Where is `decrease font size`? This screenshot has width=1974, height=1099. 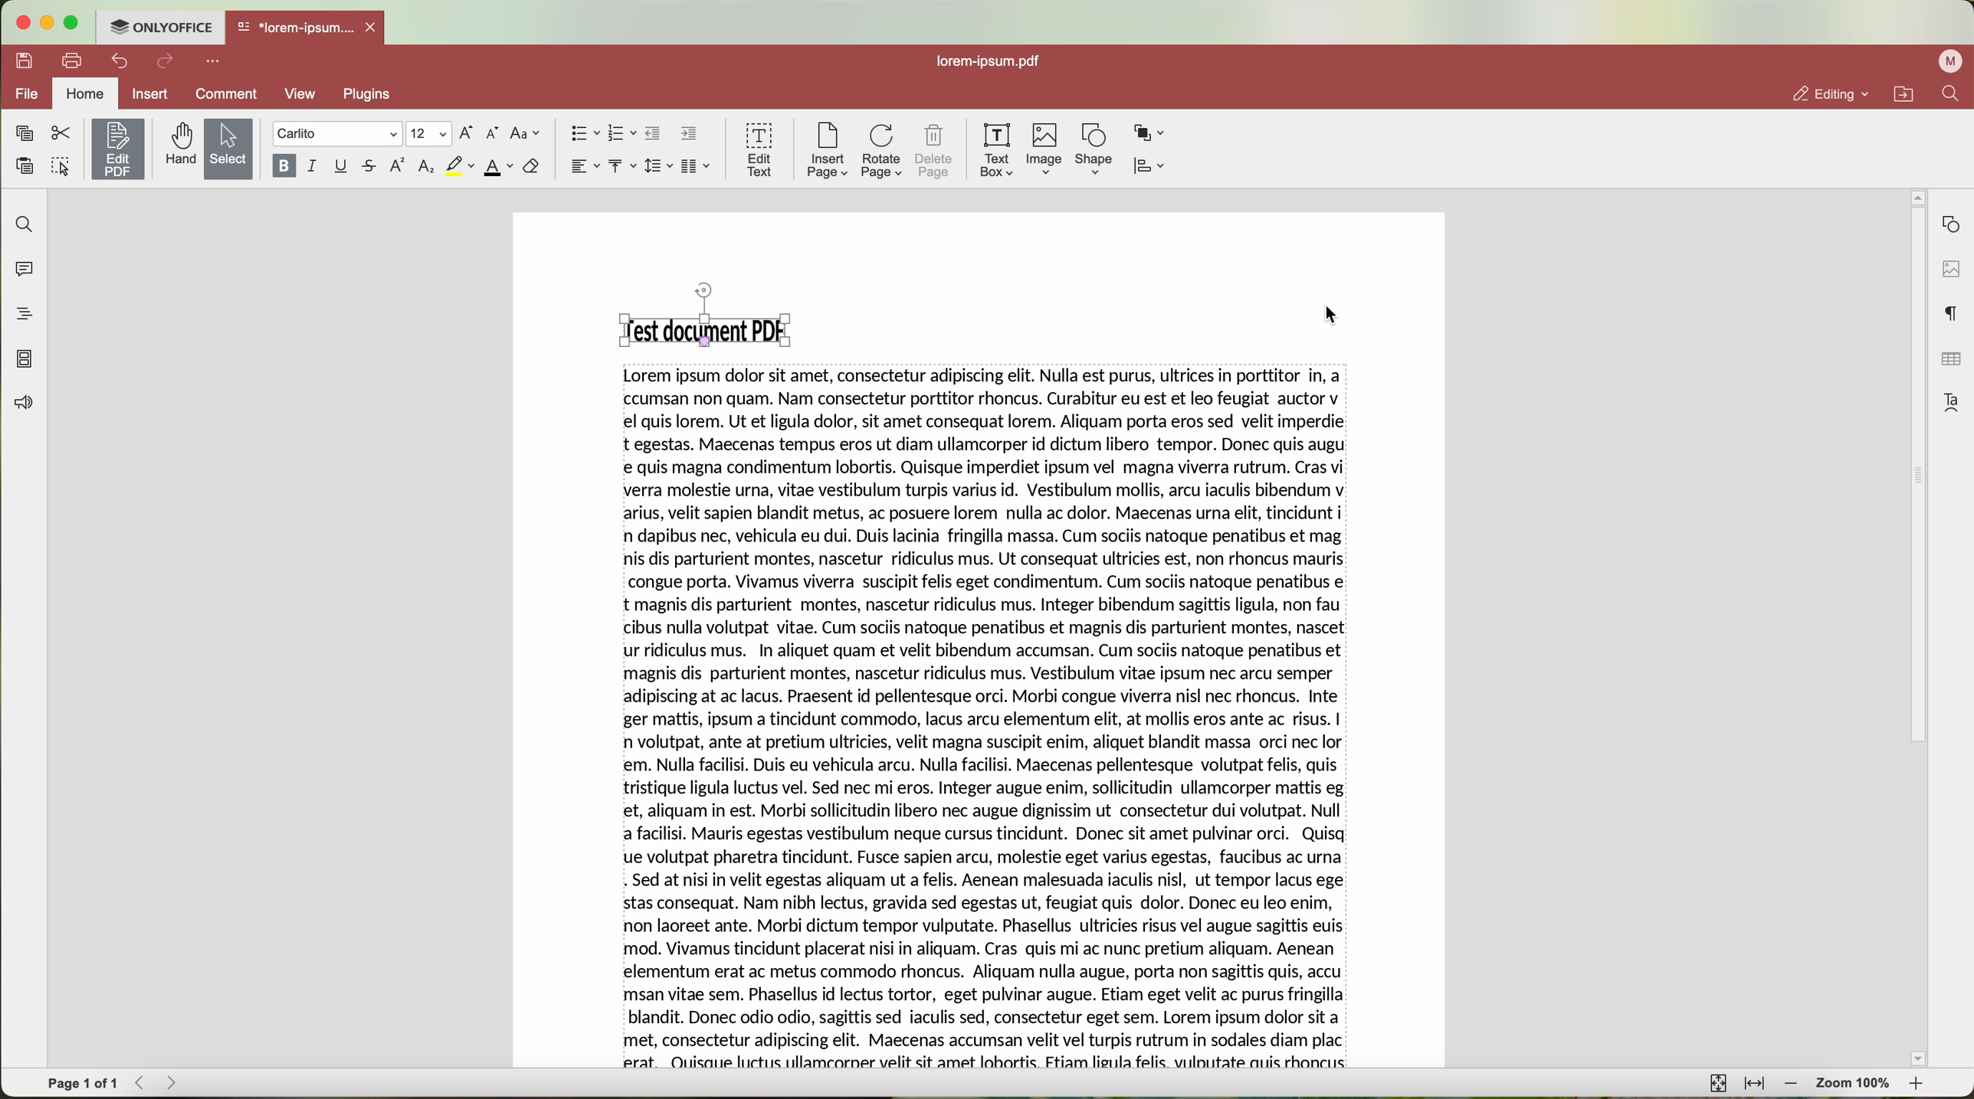 decrease font size is located at coordinates (495, 133).